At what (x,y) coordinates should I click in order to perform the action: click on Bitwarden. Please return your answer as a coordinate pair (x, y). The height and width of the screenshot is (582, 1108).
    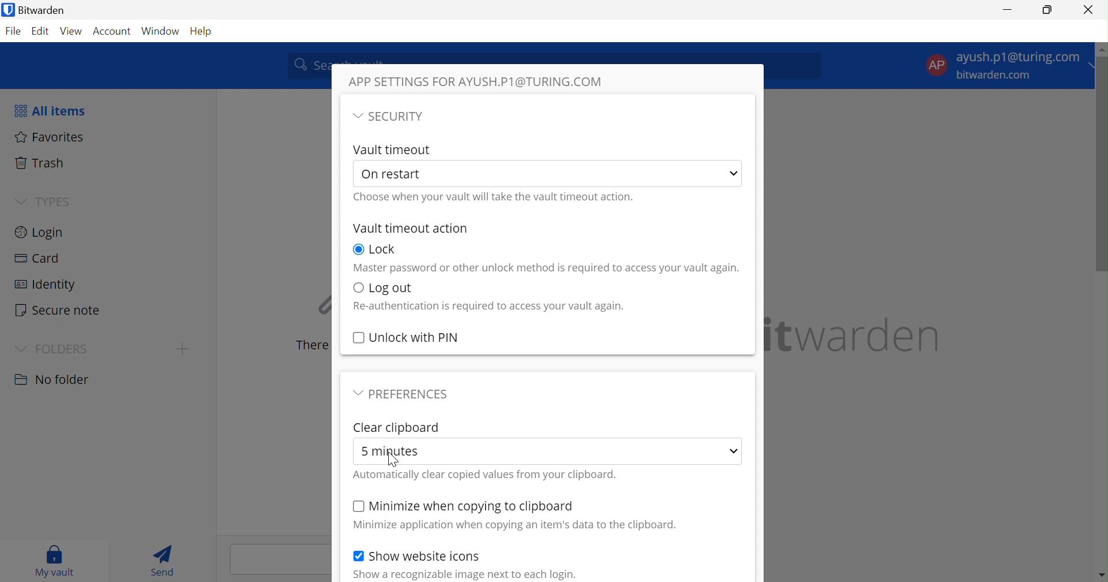
    Looking at the image, I should click on (38, 10).